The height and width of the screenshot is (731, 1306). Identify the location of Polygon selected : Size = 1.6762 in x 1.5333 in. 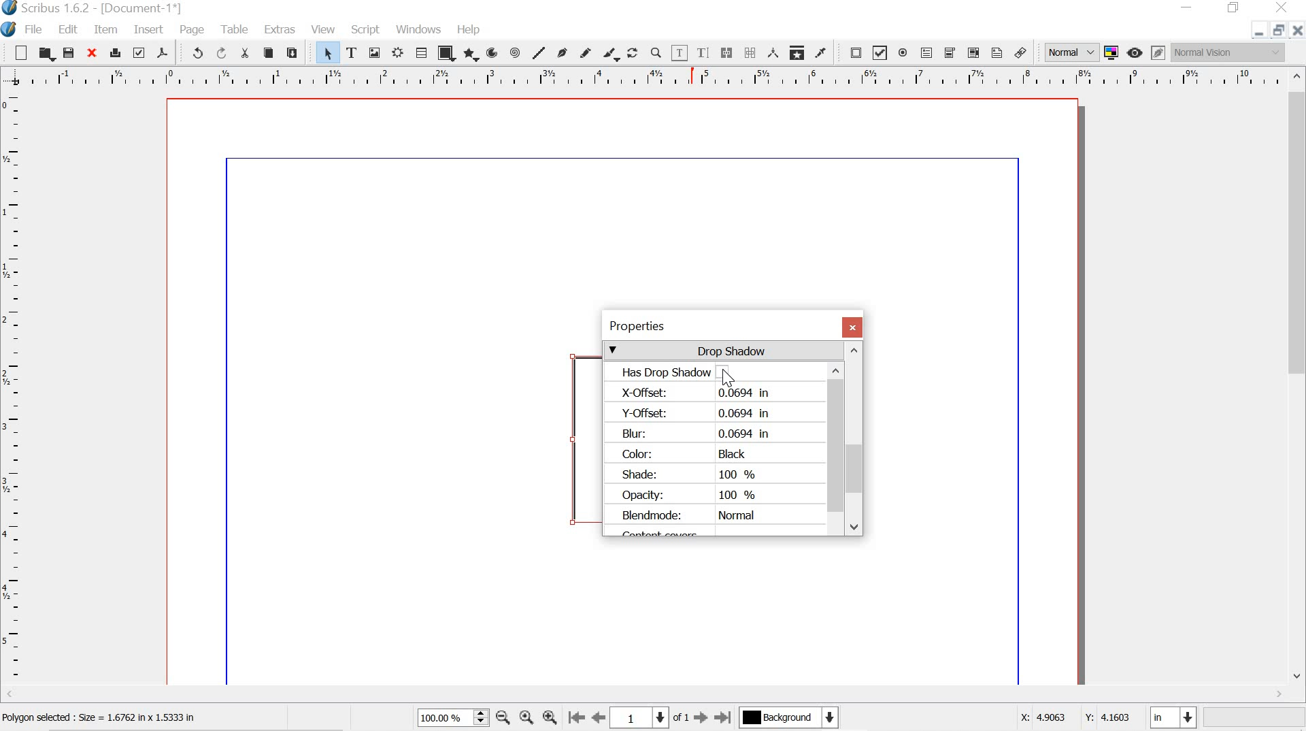
(103, 718).